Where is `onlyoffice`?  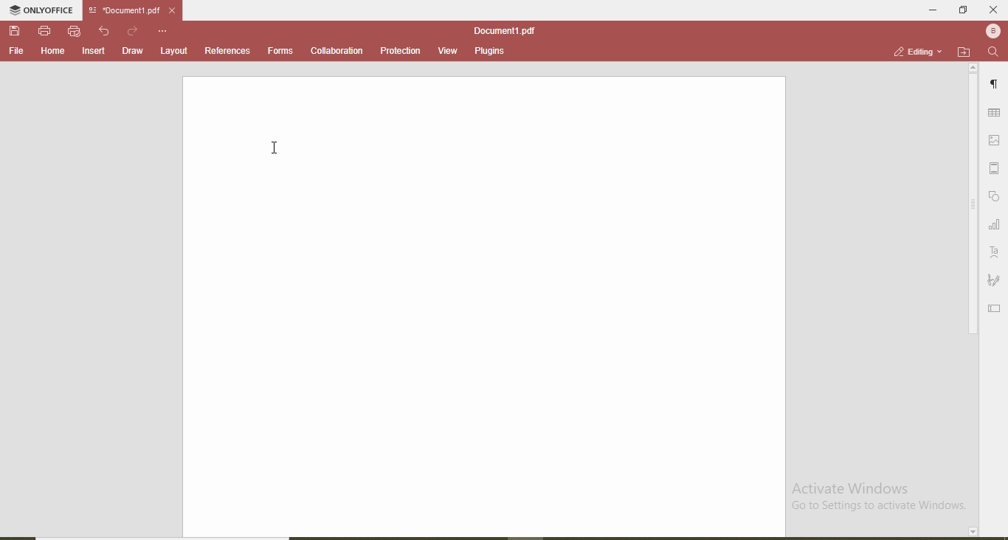
onlyoffice is located at coordinates (44, 12).